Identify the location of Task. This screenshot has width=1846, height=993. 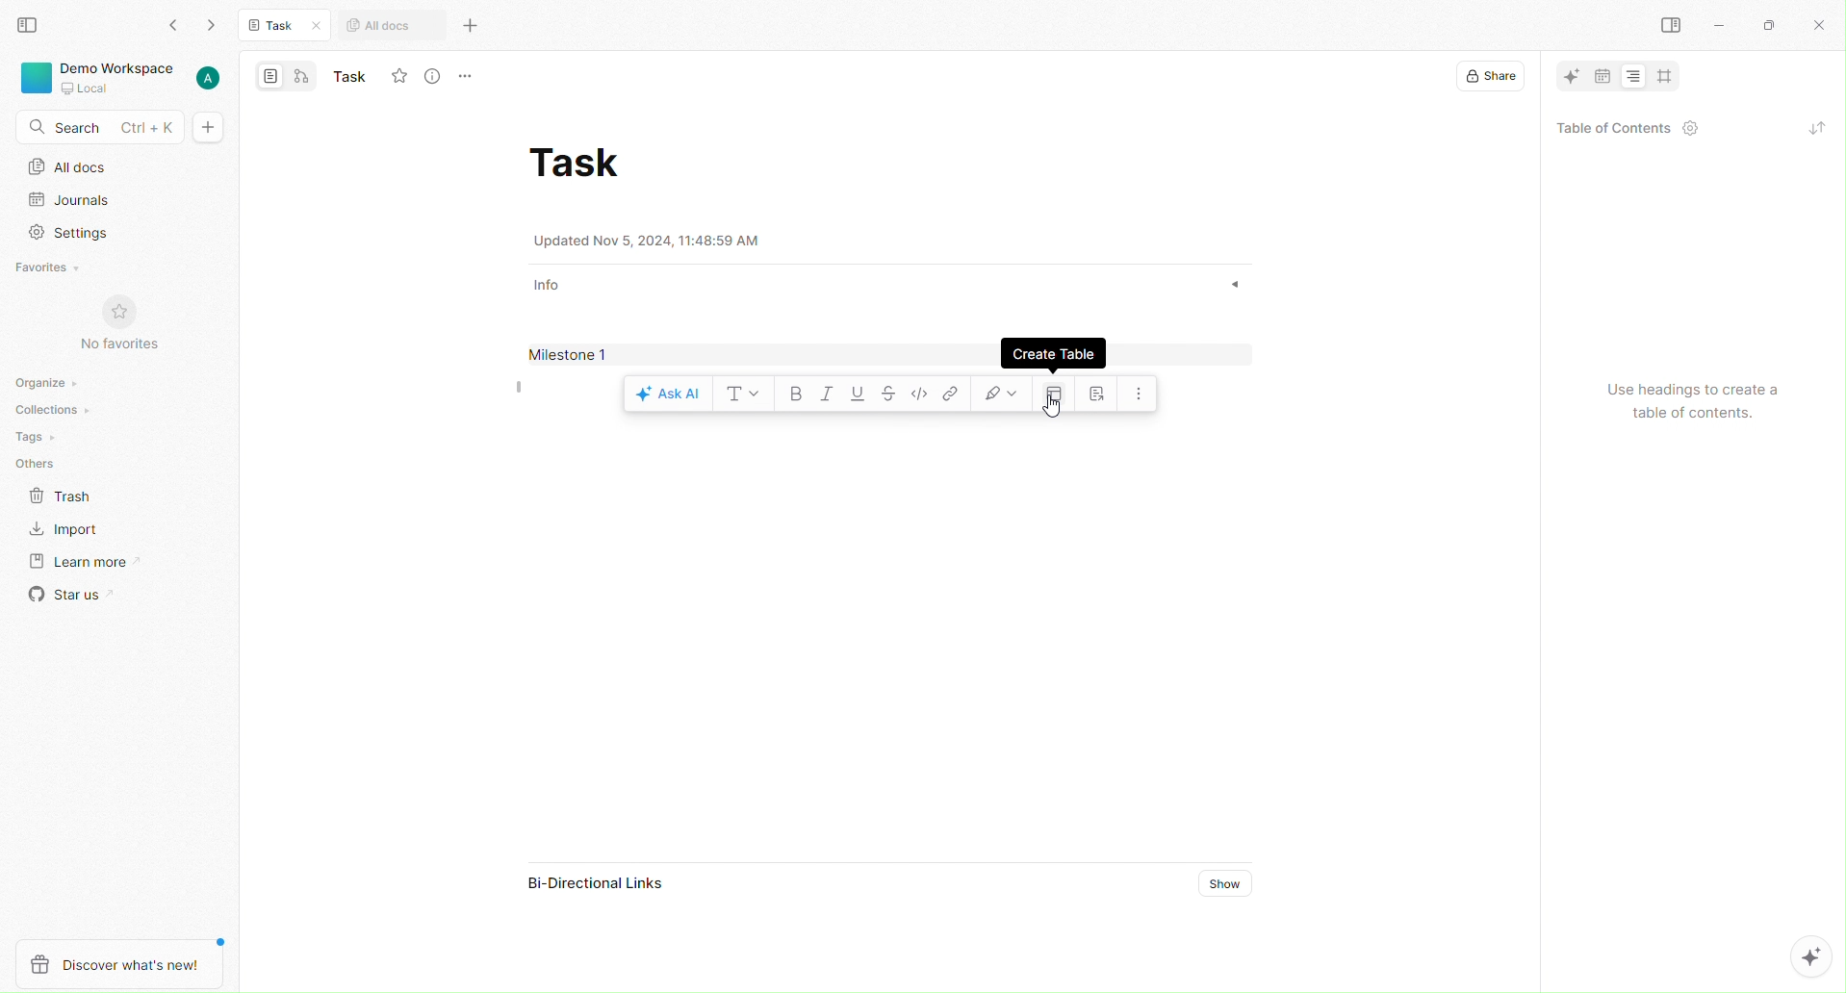
(579, 164).